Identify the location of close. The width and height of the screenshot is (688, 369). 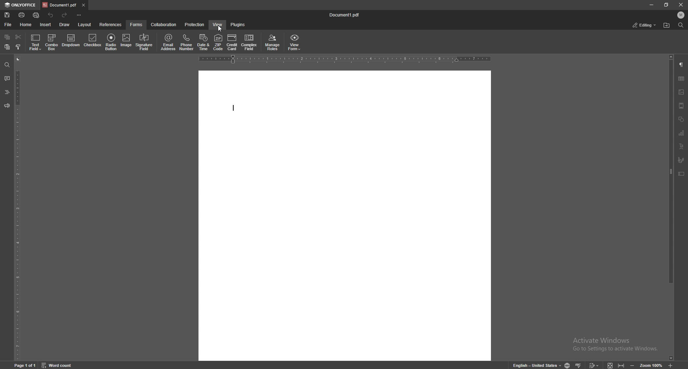
(681, 5).